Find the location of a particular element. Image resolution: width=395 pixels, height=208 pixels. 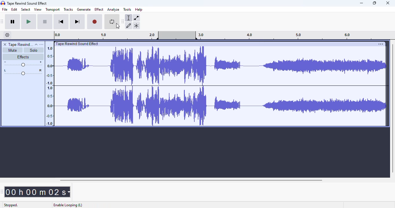

0.0 1.0 2.0 is located at coordinates (106, 35).